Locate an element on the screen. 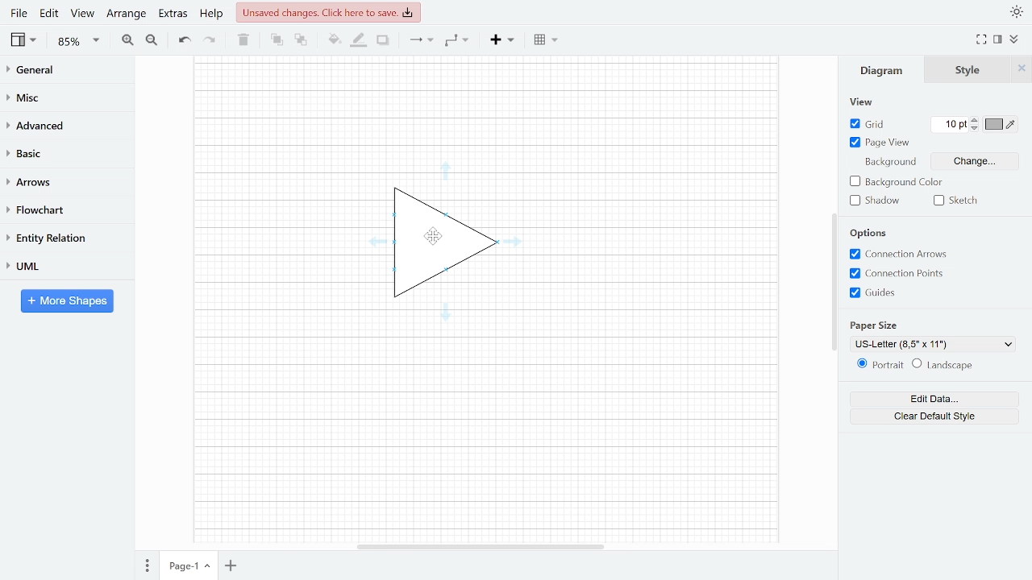  Table is located at coordinates (547, 39).